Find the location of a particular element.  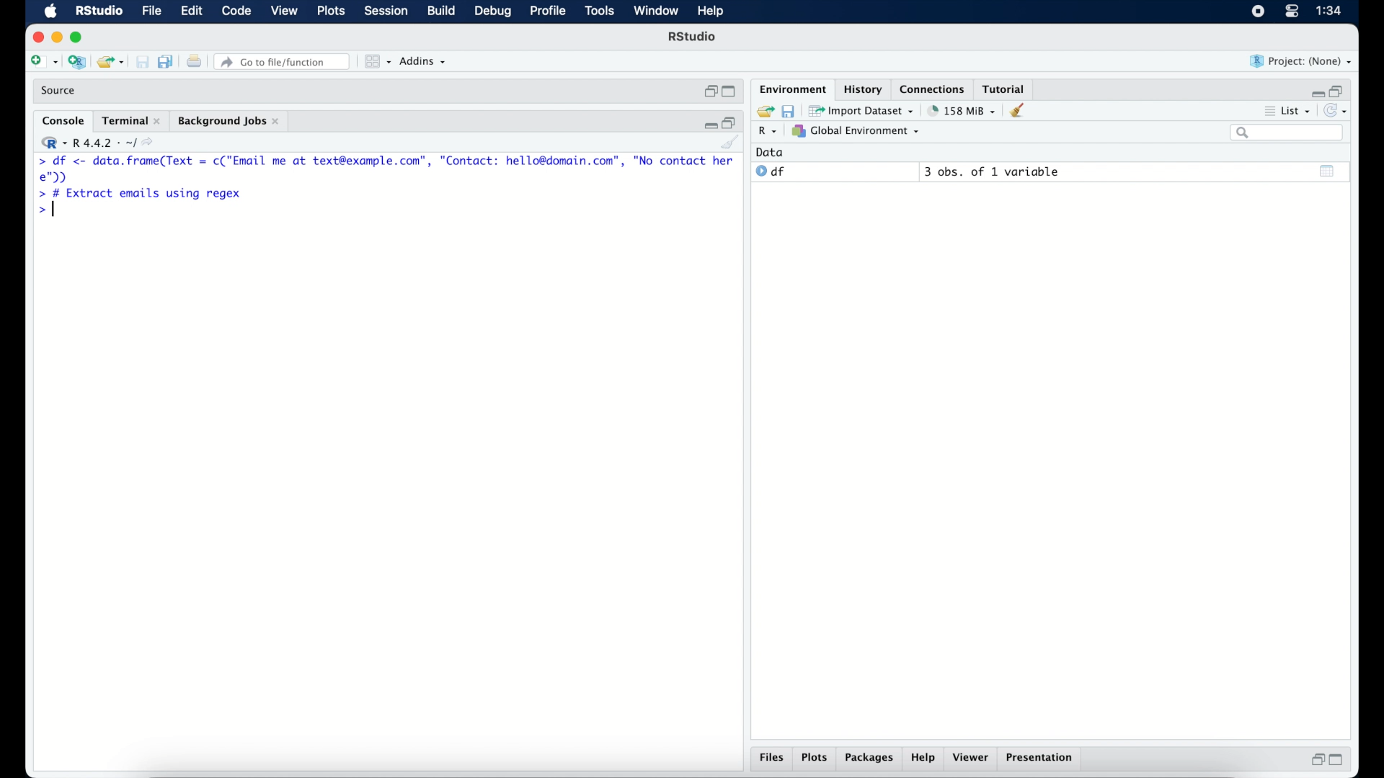

> df <- Se renee = c("Email me at text@example.com”, "Contact: hello@domain.com”, "No contact
here"); is located at coordinates (386, 169).